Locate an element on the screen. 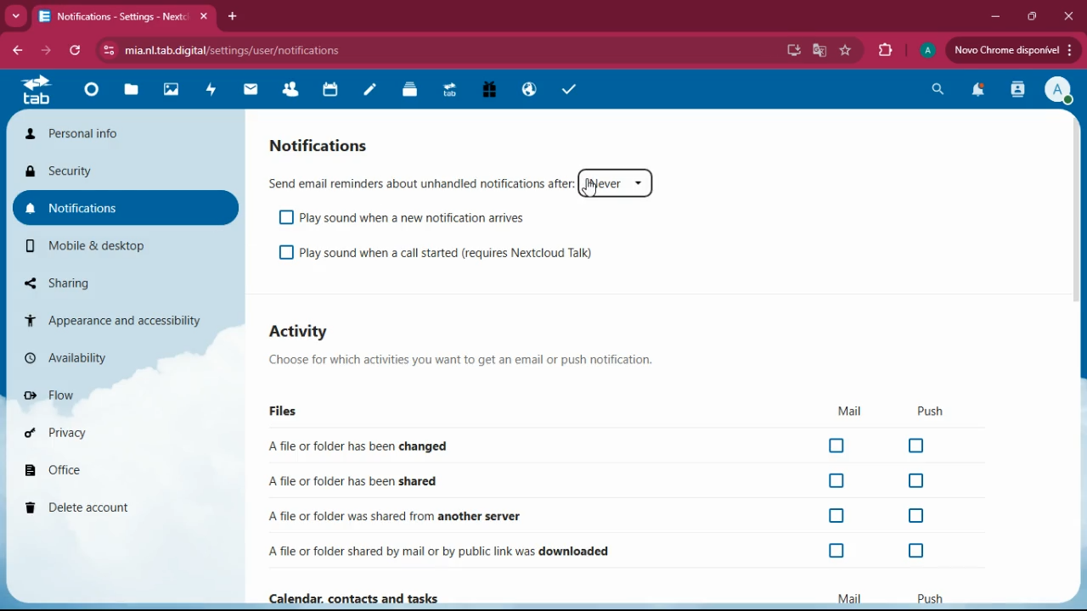 The image size is (1087, 611). personal info is located at coordinates (126, 132).